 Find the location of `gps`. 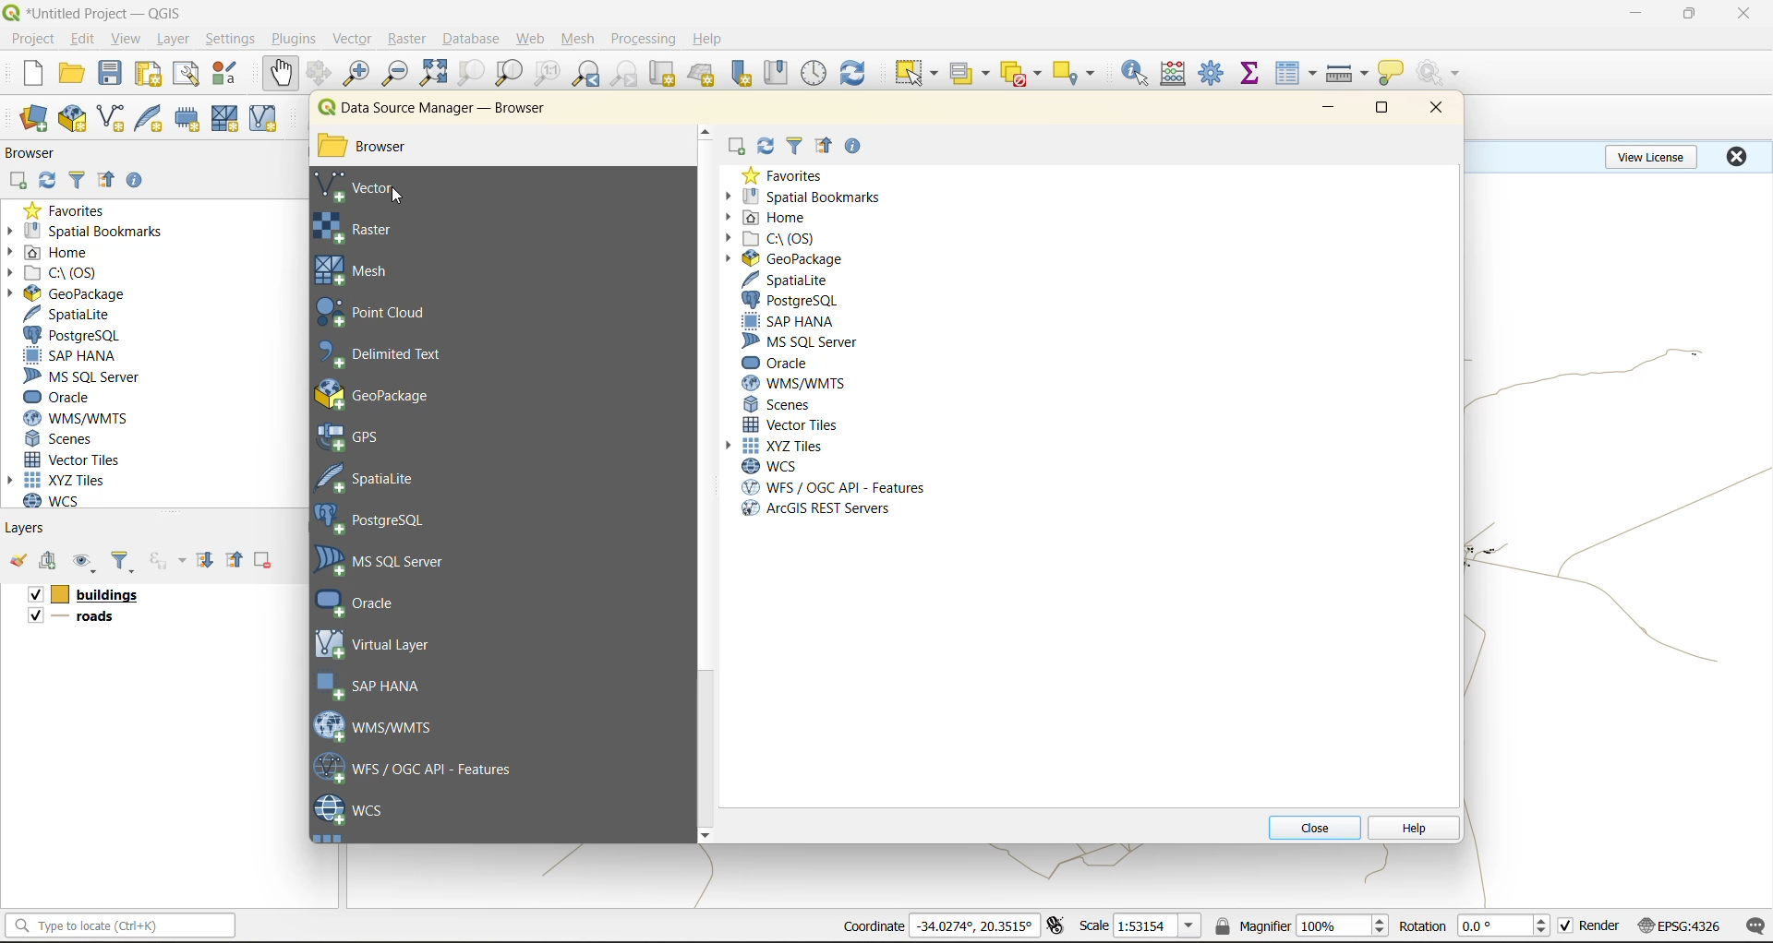

gps is located at coordinates (362, 437).